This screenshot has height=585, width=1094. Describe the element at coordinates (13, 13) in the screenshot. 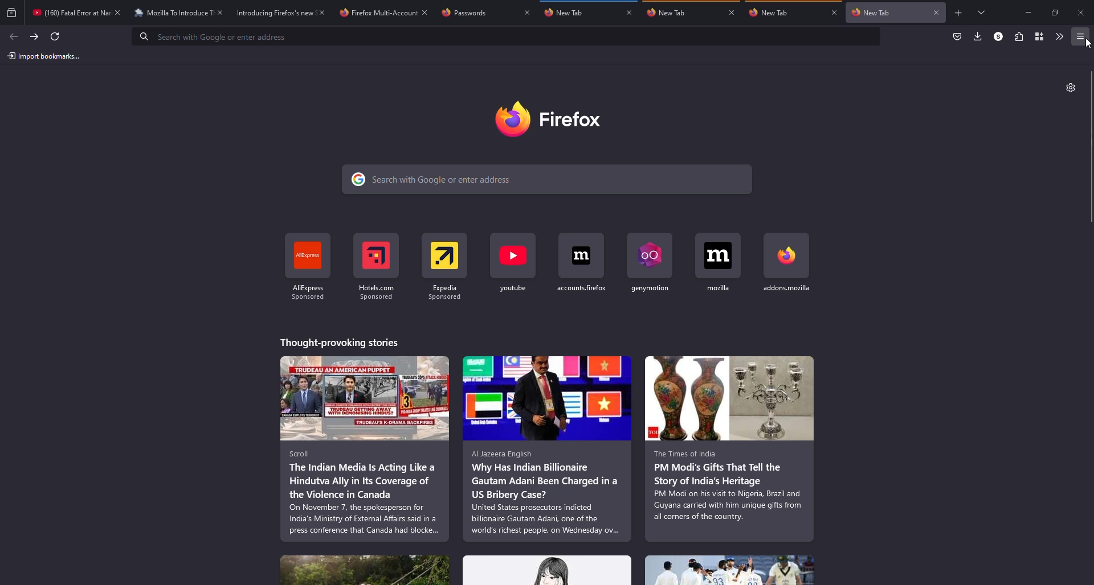

I see `view recent` at that location.